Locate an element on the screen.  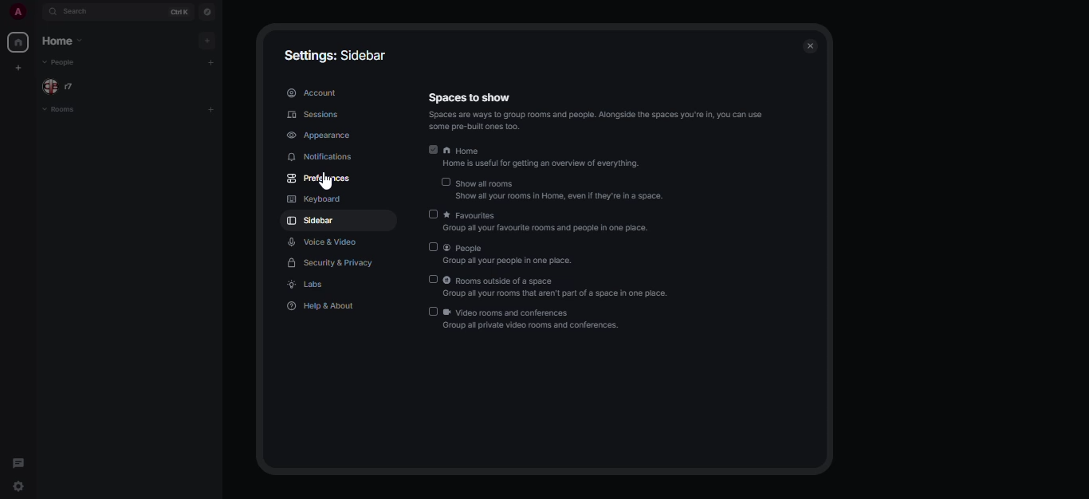
favorites is located at coordinates (548, 222).